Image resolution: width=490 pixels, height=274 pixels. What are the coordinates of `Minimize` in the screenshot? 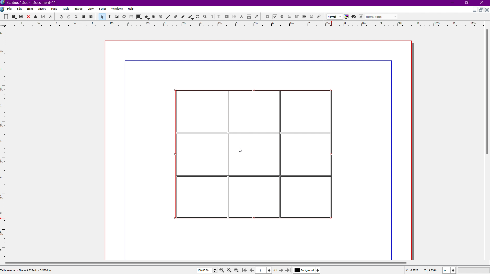 It's located at (474, 10).